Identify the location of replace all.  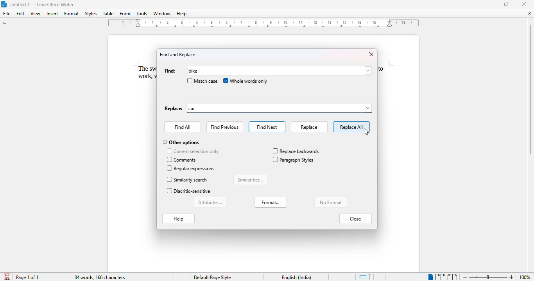
(352, 127).